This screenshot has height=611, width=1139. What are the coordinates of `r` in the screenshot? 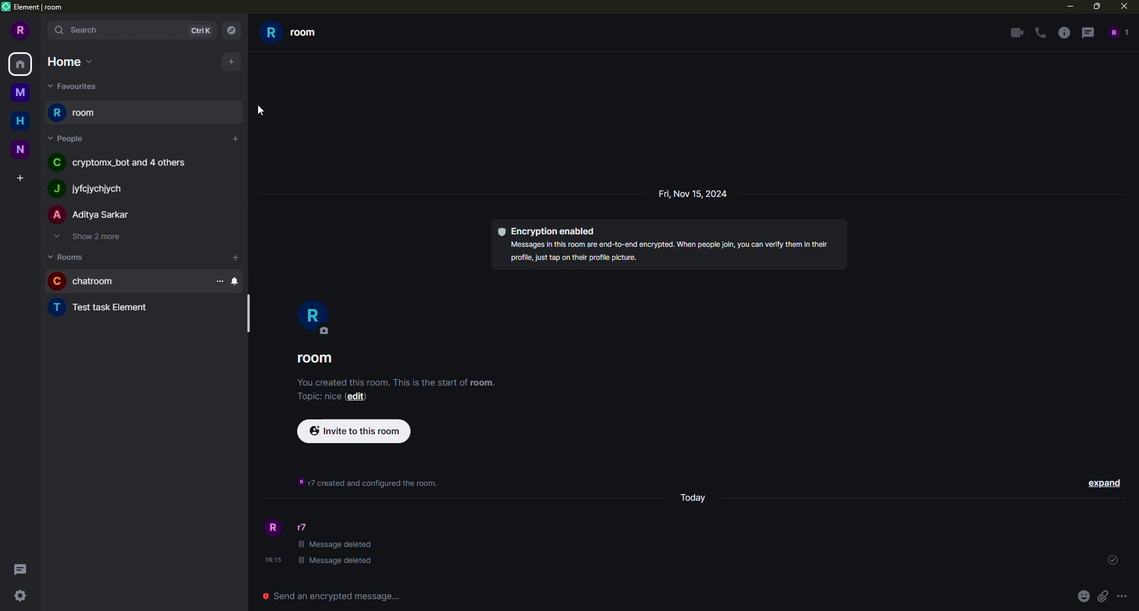 It's located at (19, 31).